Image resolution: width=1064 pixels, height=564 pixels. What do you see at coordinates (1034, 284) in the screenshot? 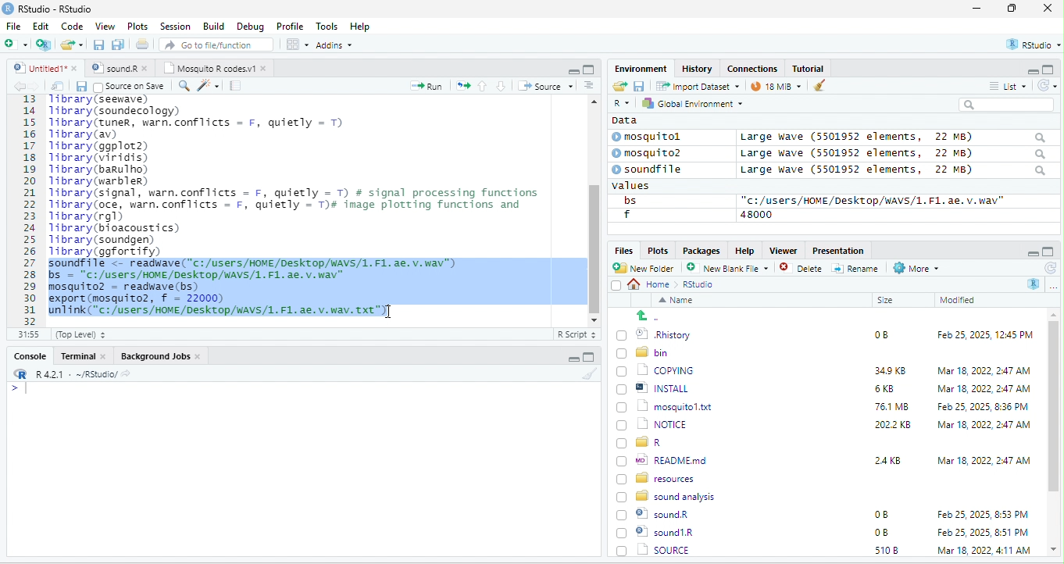
I see `R` at bounding box center [1034, 284].